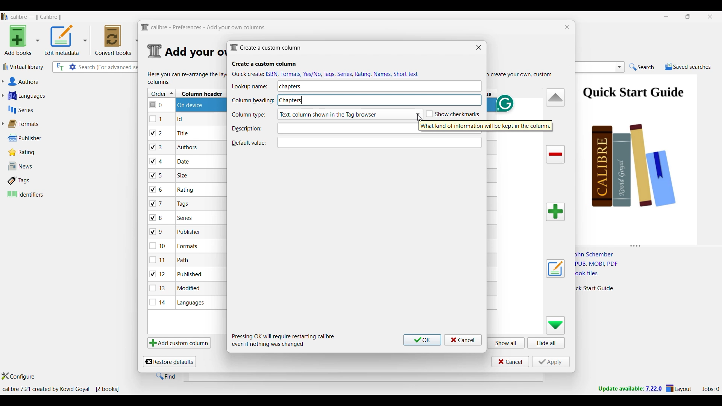 The height and width of the screenshot is (406, 722). What do you see at coordinates (556, 325) in the screenshot?
I see `Move row down` at bounding box center [556, 325].